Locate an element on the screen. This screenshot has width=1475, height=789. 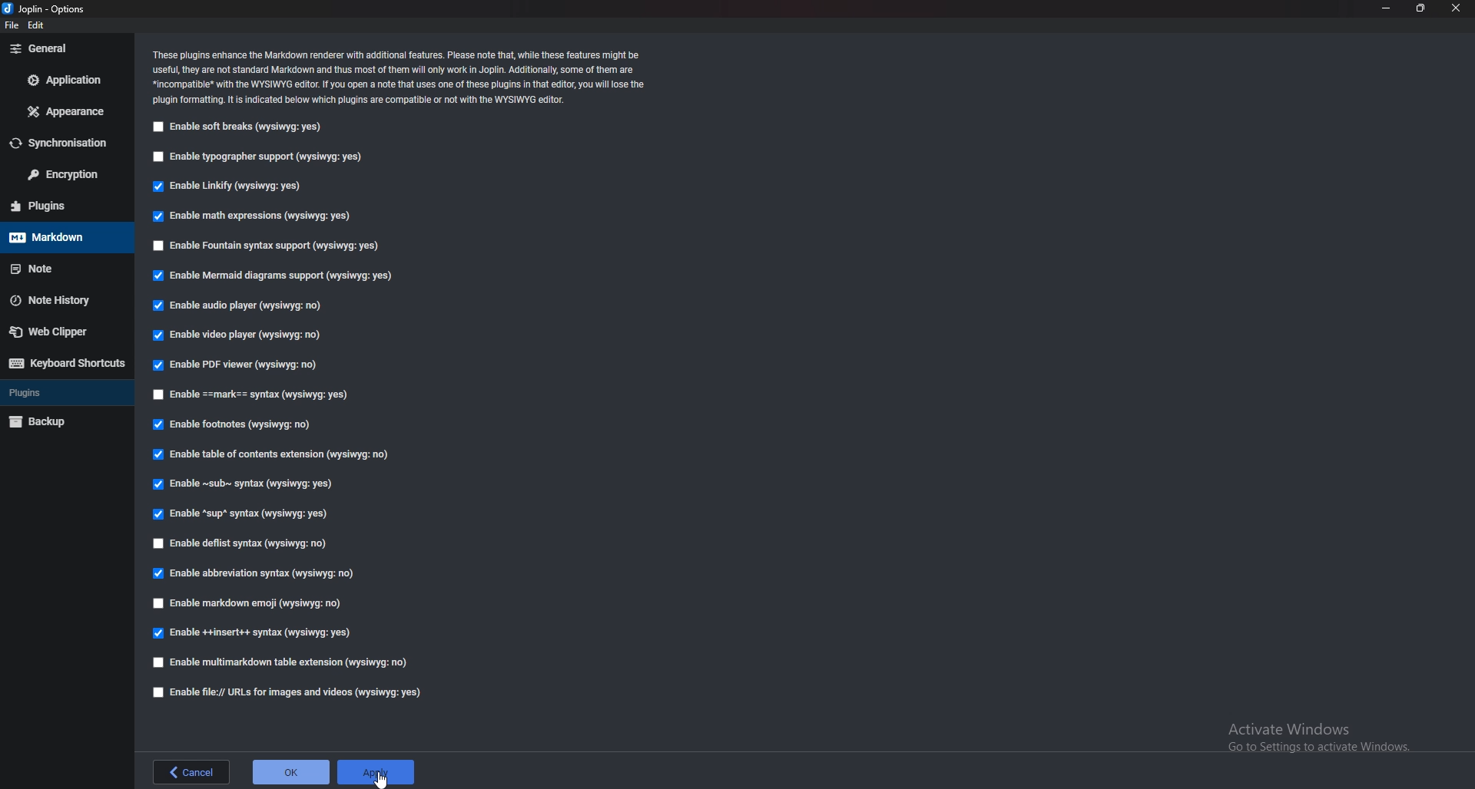
enable multi markdown table extension is located at coordinates (278, 663).